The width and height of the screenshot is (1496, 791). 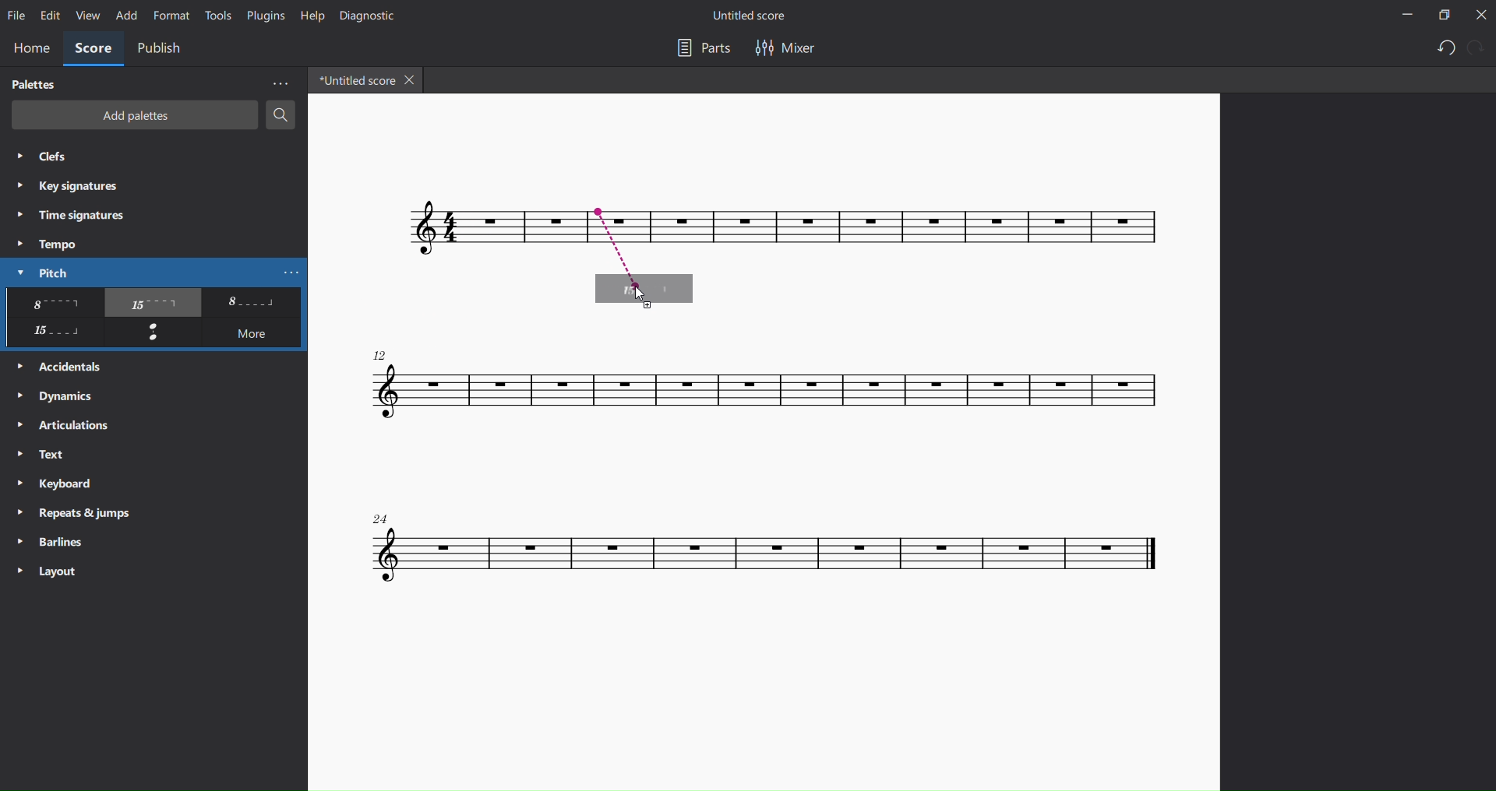 What do you see at coordinates (37, 272) in the screenshot?
I see `pitch` at bounding box center [37, 272].